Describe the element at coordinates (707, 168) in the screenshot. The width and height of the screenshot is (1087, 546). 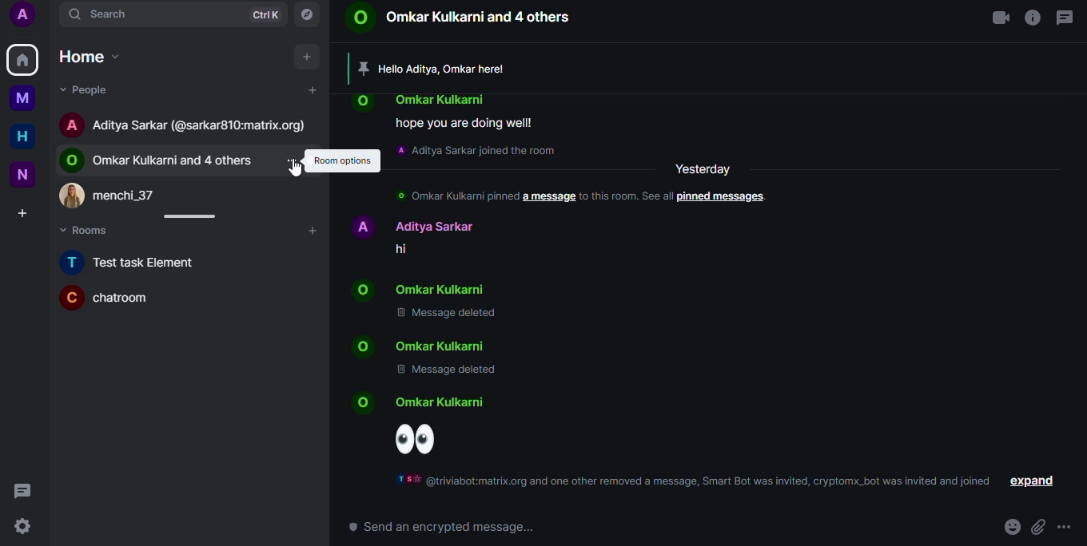
I see `Yesterday` at that location.